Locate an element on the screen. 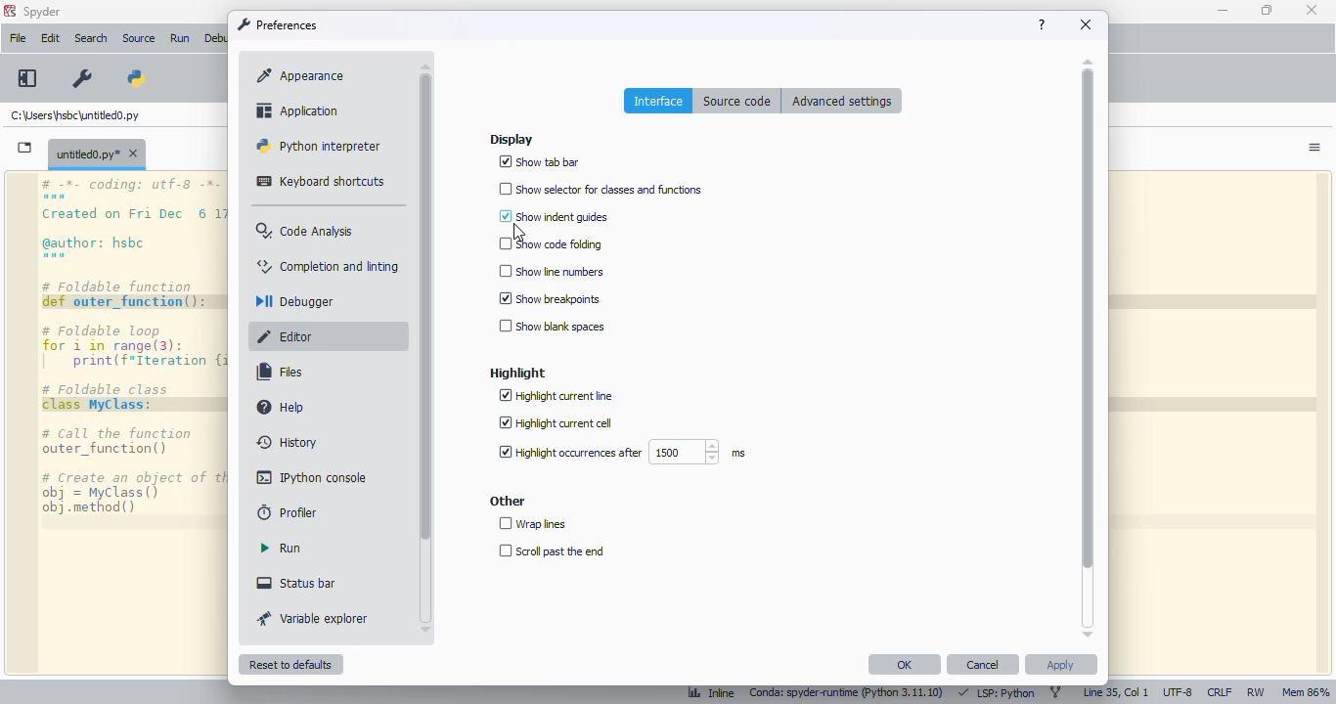 This screenshot has width=1336, height=704. CRLF is located at coordinates (1219, 691).